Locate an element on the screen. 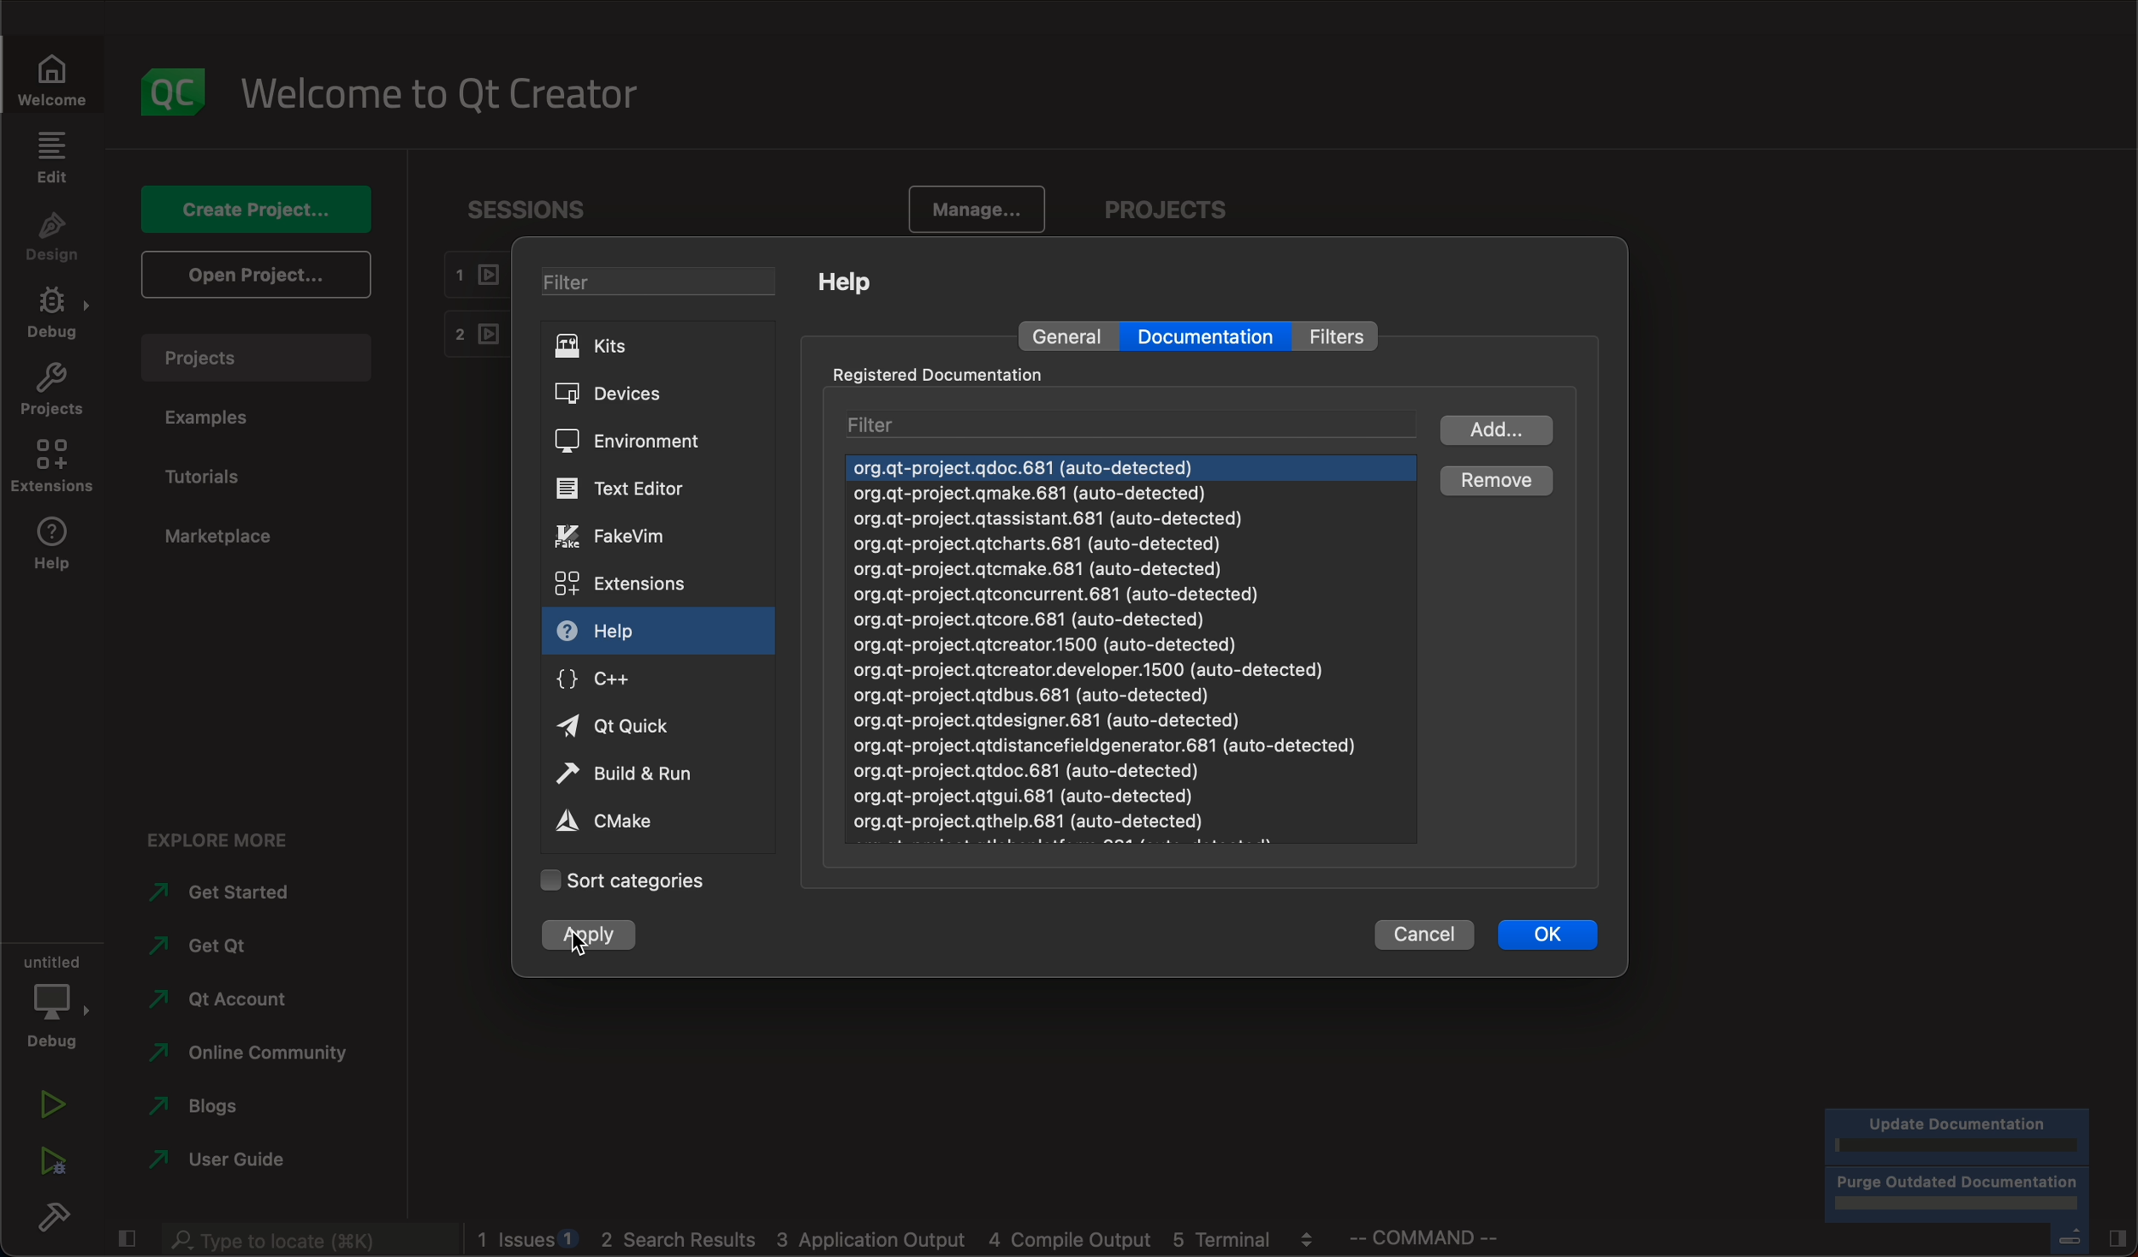  guide is located at coordinates (218, 1159).